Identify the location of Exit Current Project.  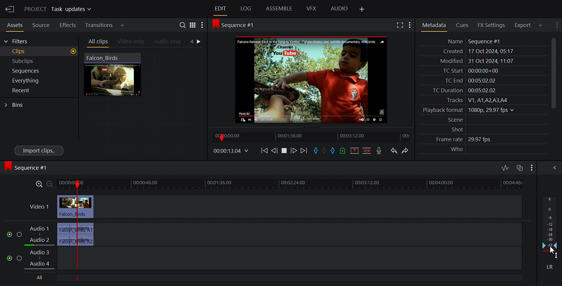
(10, 9).